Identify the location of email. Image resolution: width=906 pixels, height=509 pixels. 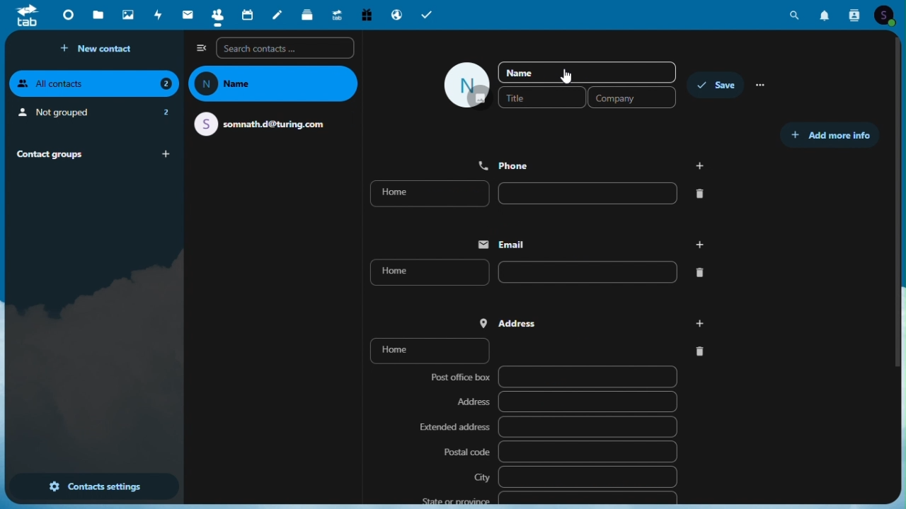
(265, 123).